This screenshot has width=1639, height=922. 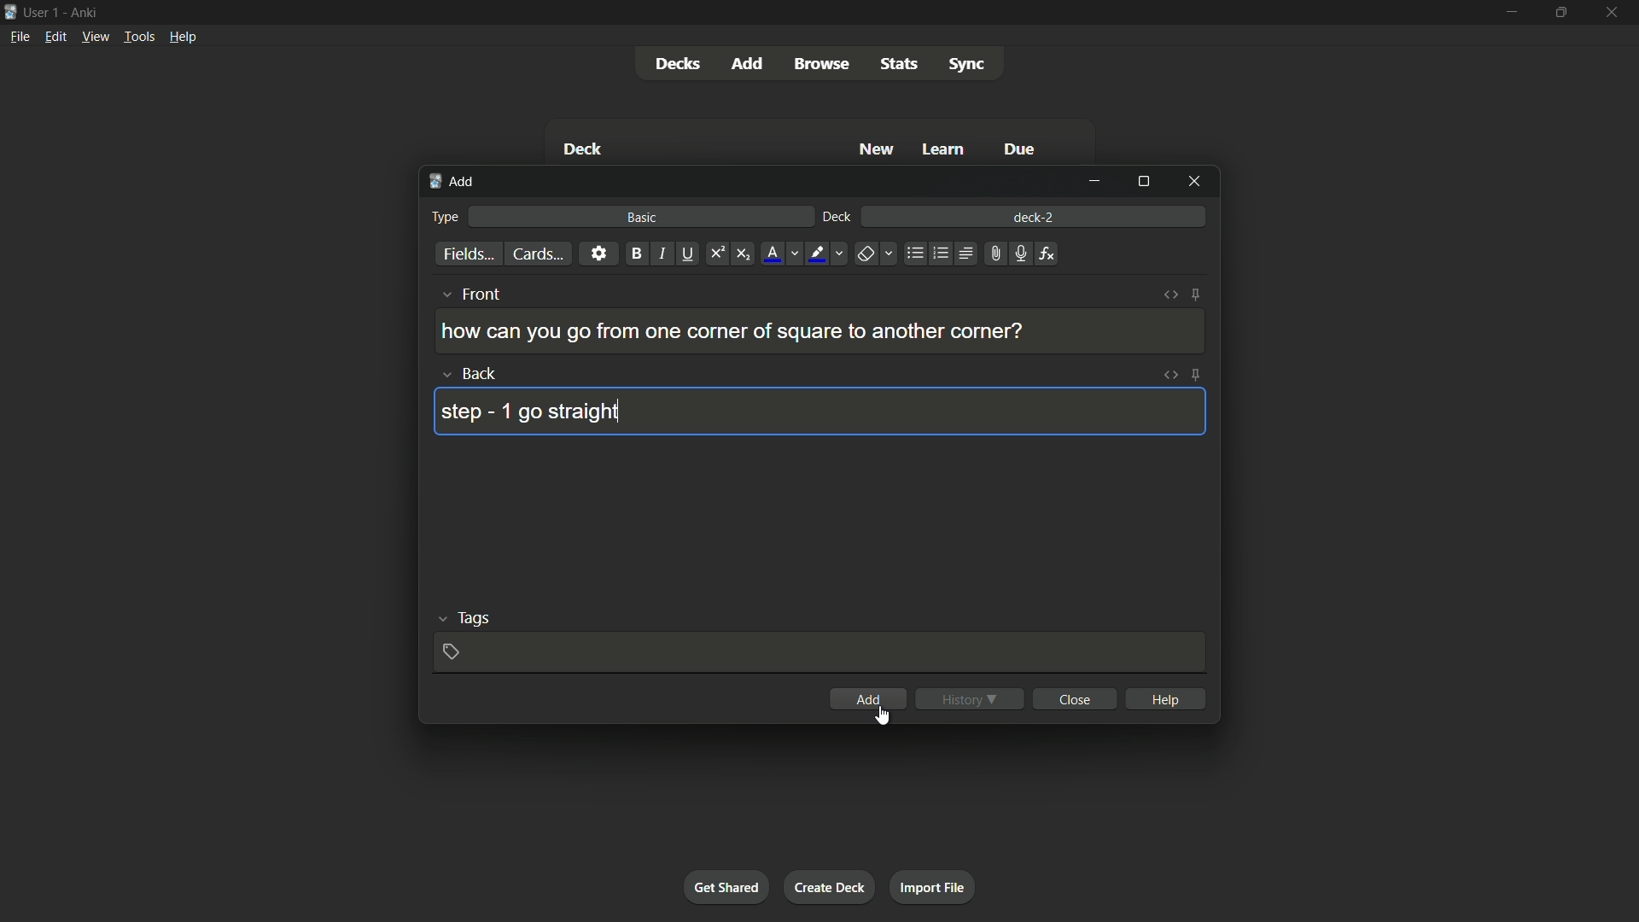 I want to click on unordered list, so click(x=913, y=254).